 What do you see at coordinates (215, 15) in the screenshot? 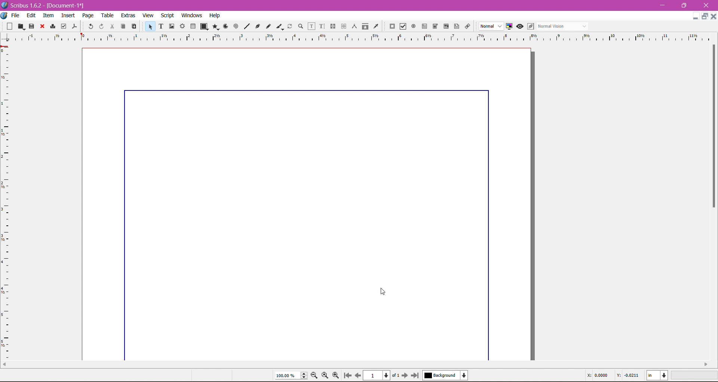
I see `Help` at bounding box center [215, 15].